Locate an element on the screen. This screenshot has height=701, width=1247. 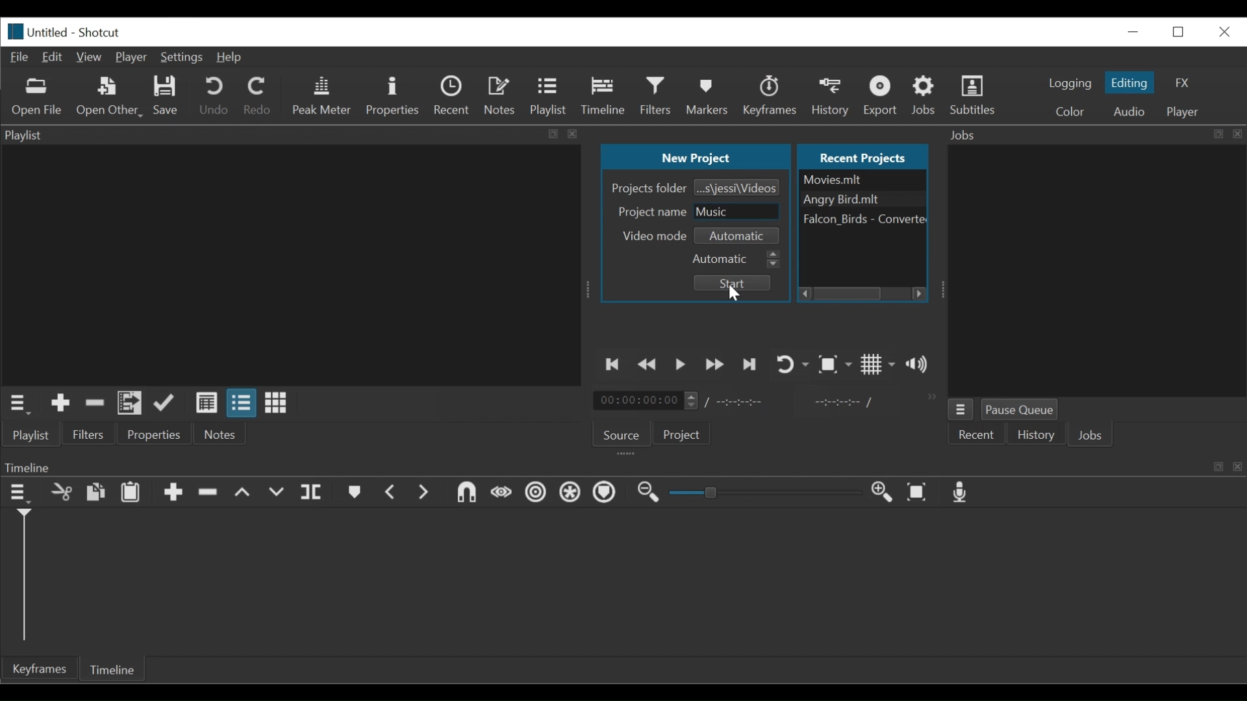
History is located at coordinates (1035, 434).